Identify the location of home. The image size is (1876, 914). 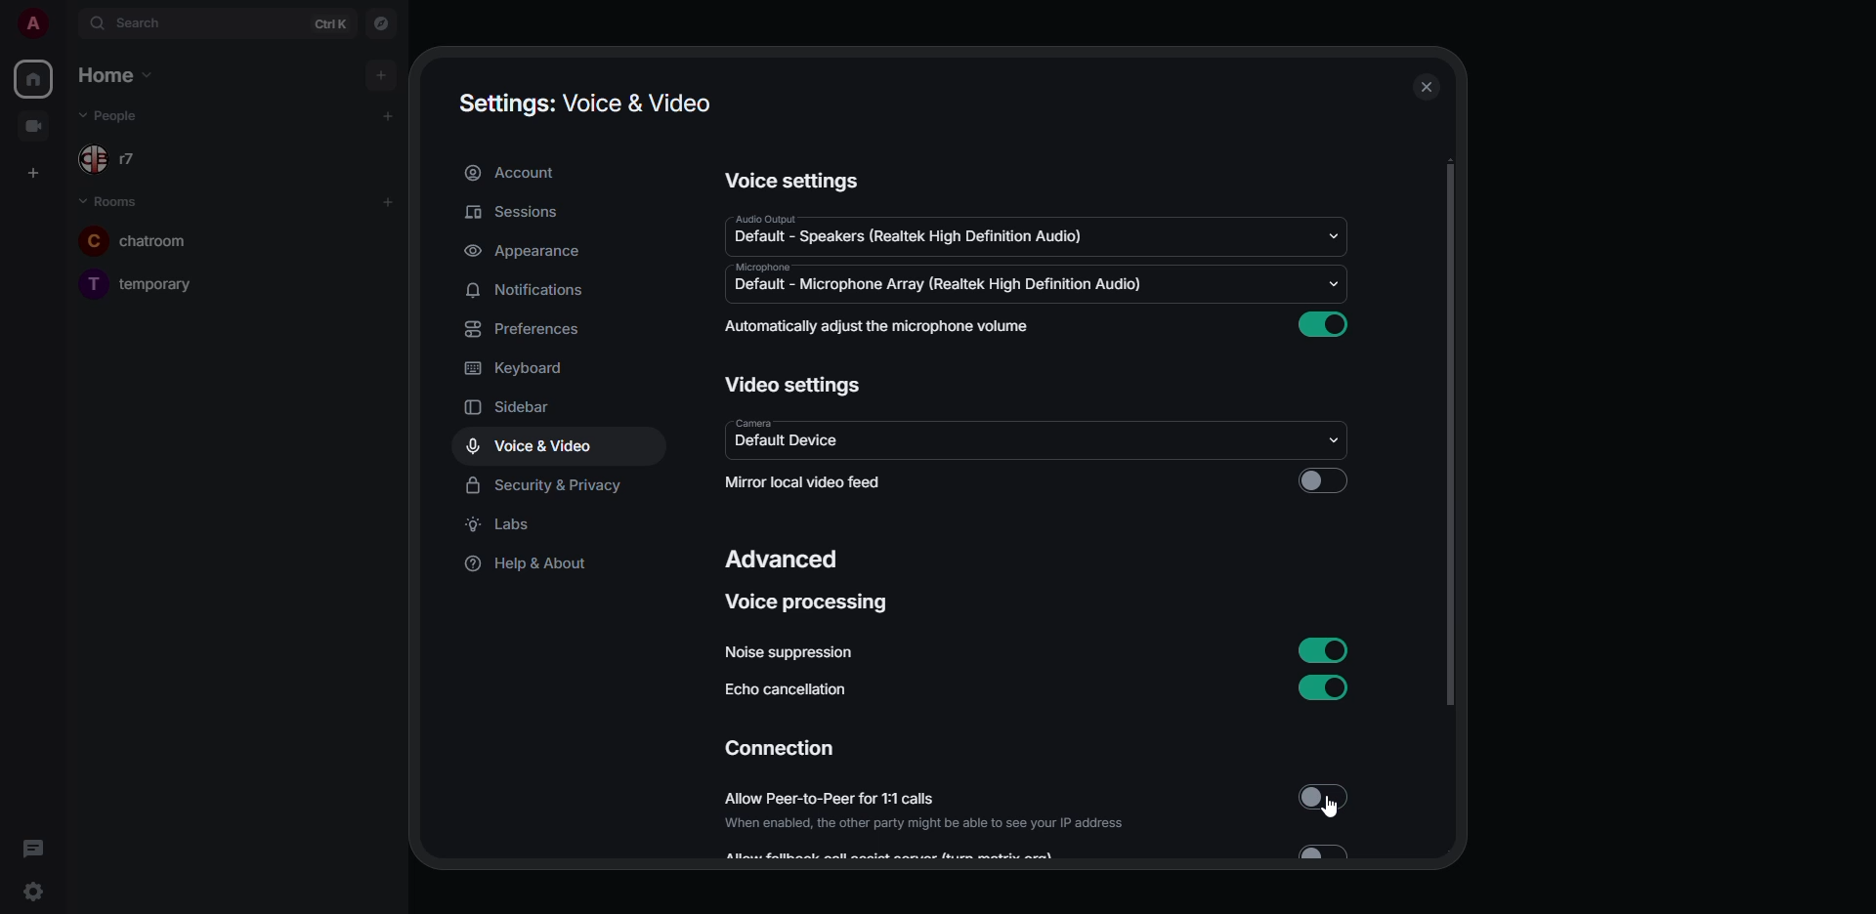
(36, 80).